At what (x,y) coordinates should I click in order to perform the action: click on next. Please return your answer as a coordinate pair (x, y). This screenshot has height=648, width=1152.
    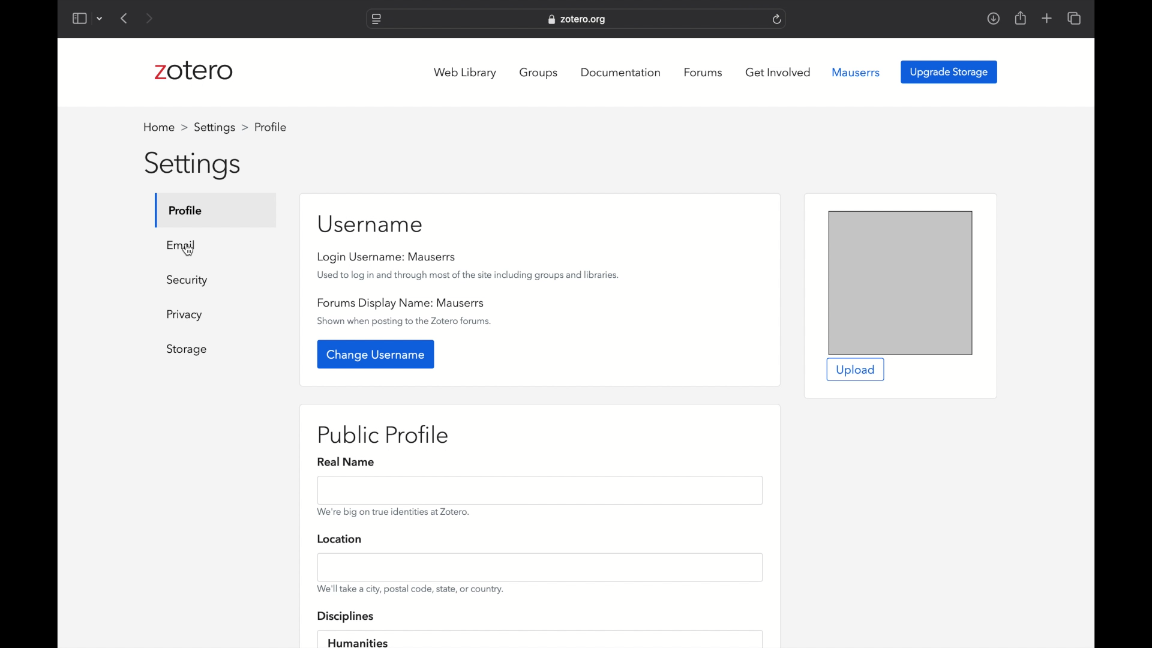
    Looking at the image, I should click on (149, 18).